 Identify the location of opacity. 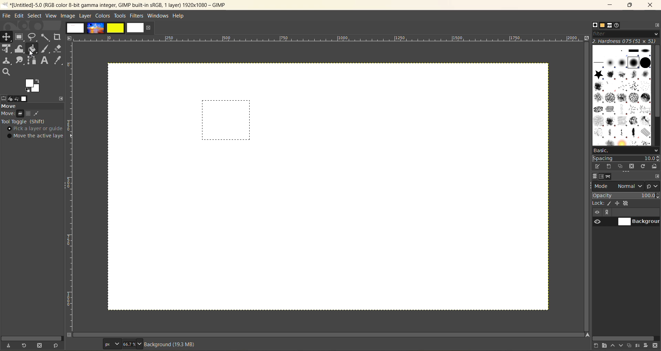
(626, 195).